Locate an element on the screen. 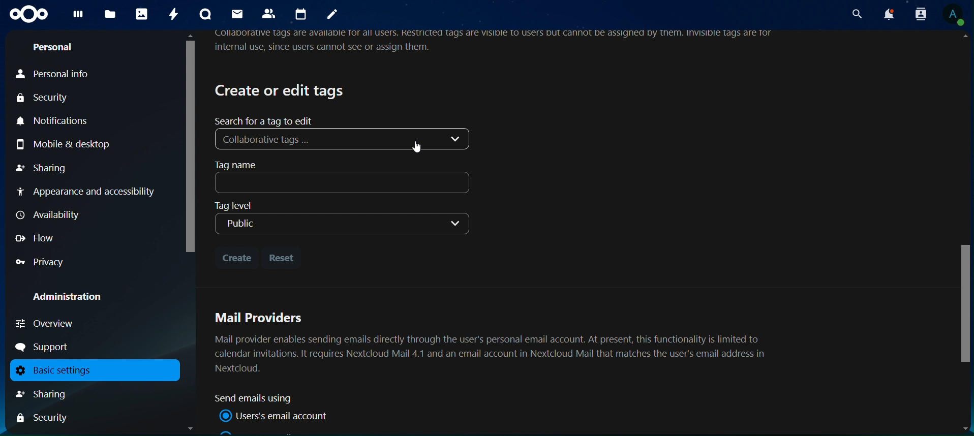 This screenshot has height=436, width=974. Ollaborative tags are available Tor all USErs. Restricted tags are VISIDIE TO USErs but cannot be assignea by them. InvisiDI€ tags are Tornternal use, since users cannot see or assign them. is located at coordinates (498, 42).